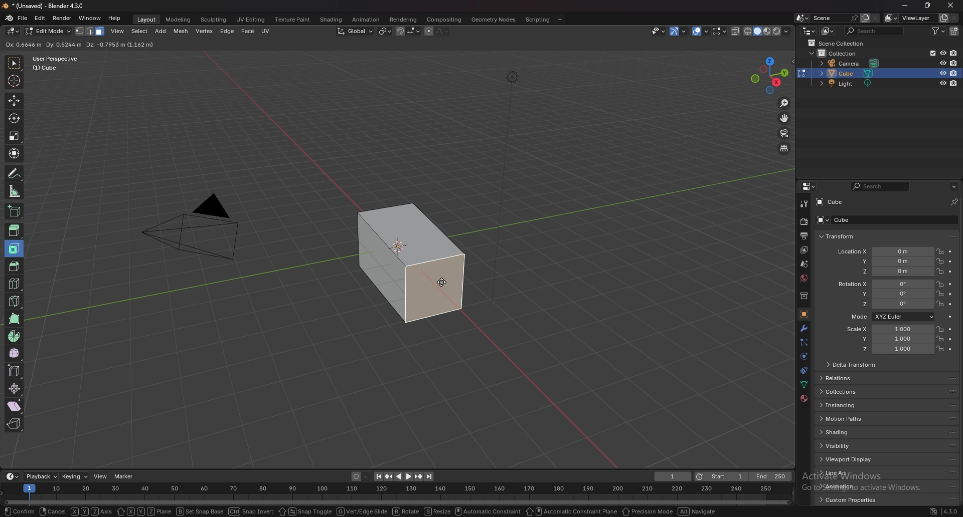  I want to click on window, so click(90, 18).